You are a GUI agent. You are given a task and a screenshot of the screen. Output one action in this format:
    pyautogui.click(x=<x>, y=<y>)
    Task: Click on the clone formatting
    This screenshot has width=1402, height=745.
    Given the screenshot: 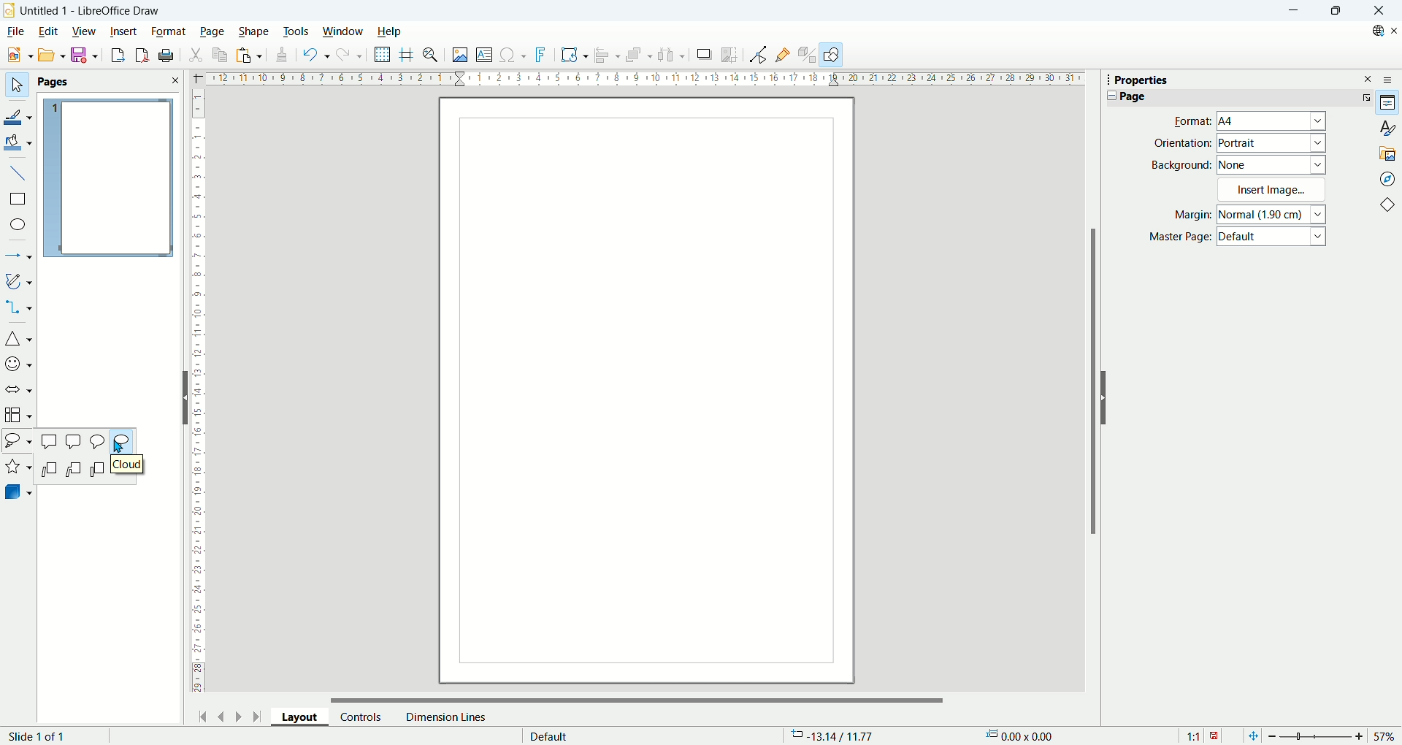 What is the action you would take?
    pyautogui.click(x=280, y=56)
    